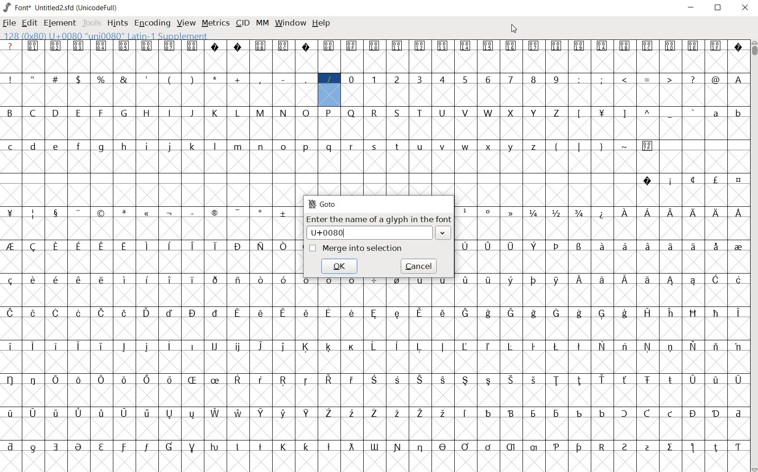 The image size is (758, 472). I want to click on glyph, so click(283, 80).